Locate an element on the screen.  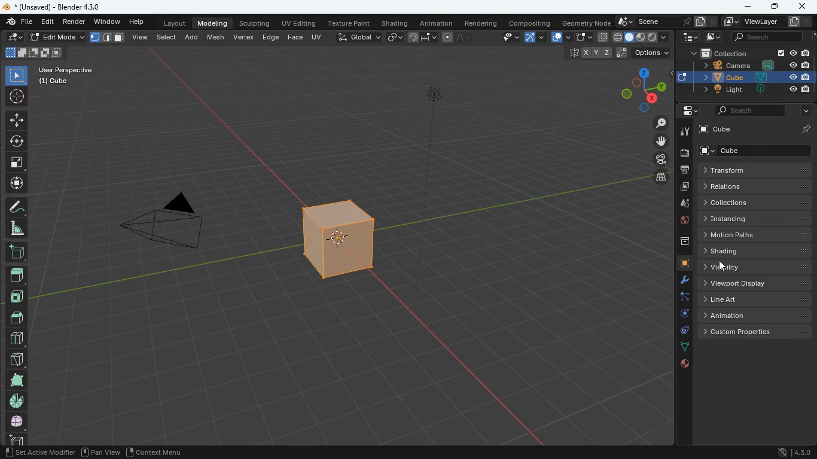
texture paint is located at coordinates (348, 23).